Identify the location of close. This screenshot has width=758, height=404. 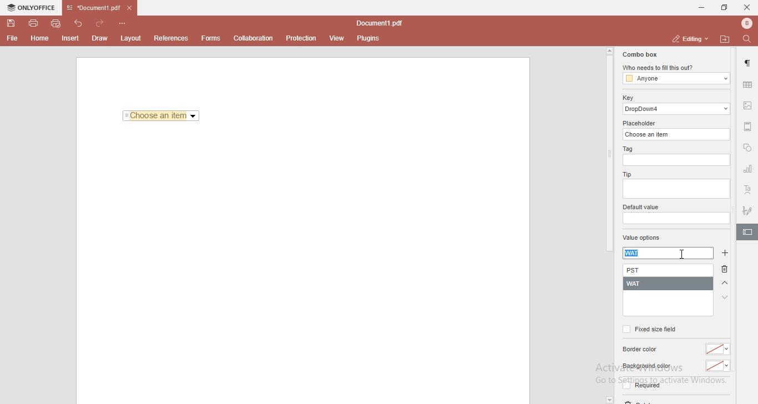
(747, 7).